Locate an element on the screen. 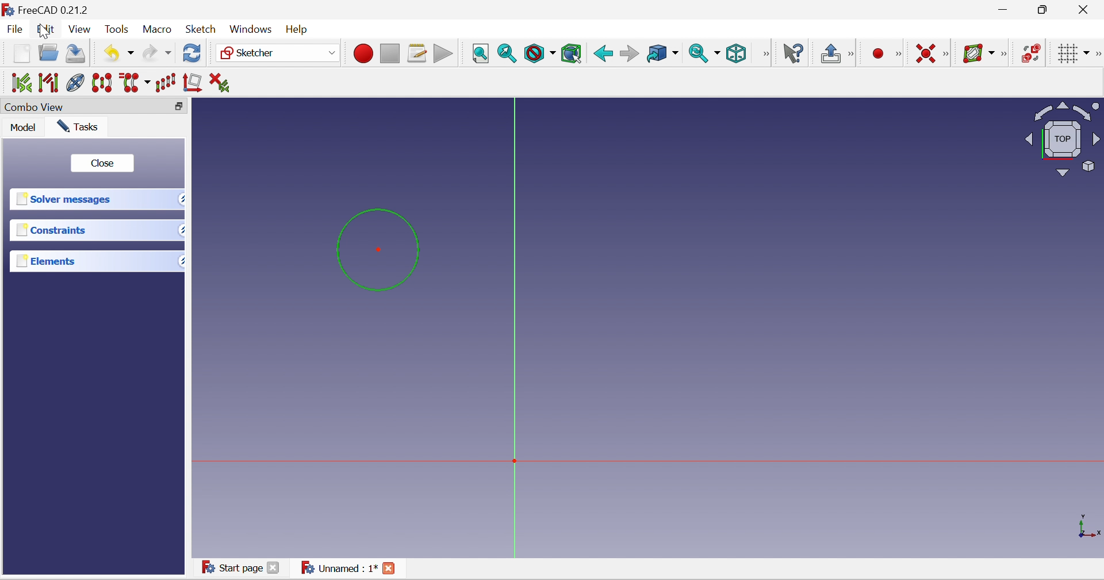  Help is located at coordinates (297, 30).